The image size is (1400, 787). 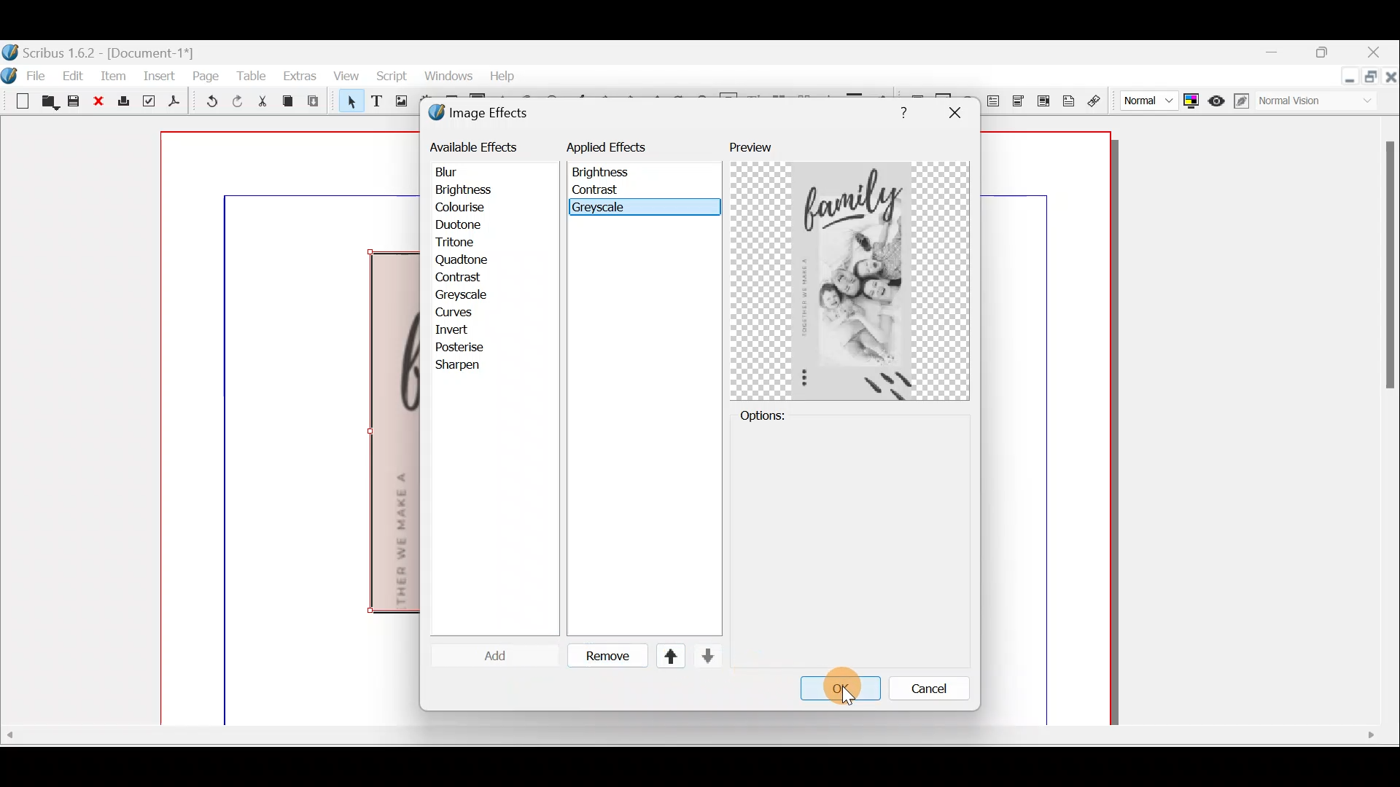 I want to click on Extras, so click(x=300, y=79).